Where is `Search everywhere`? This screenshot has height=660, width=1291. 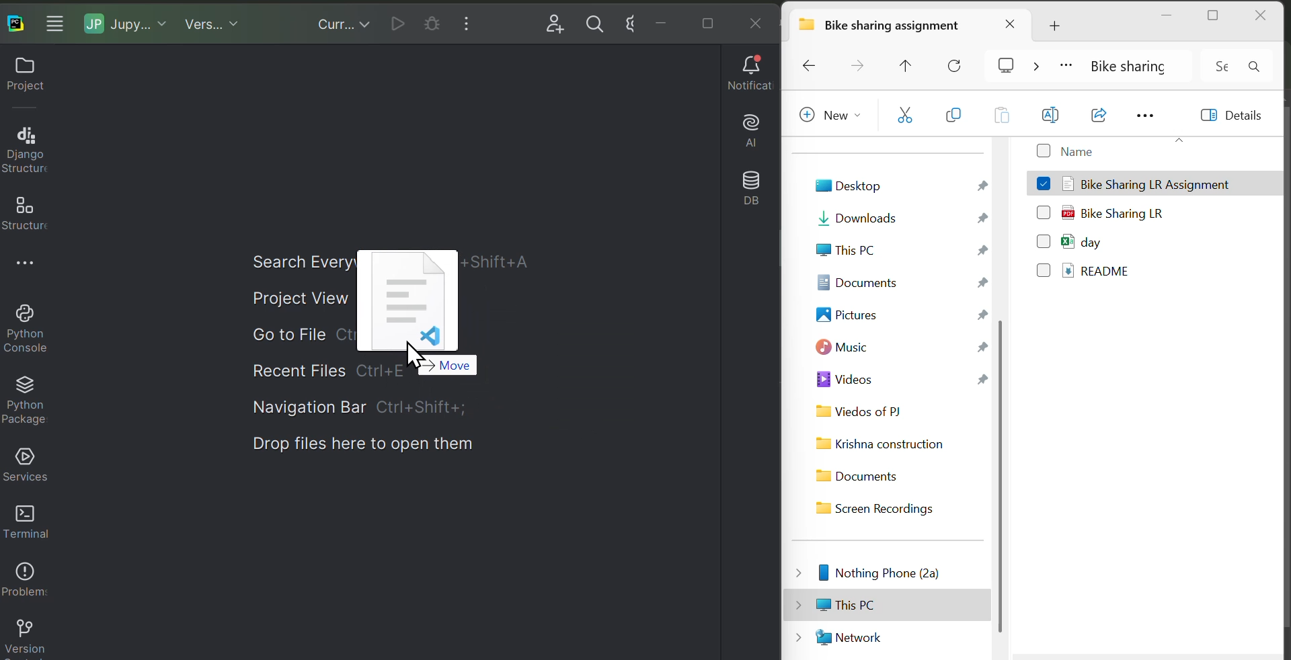
Search everywhere is located at coordinates (289, 259).